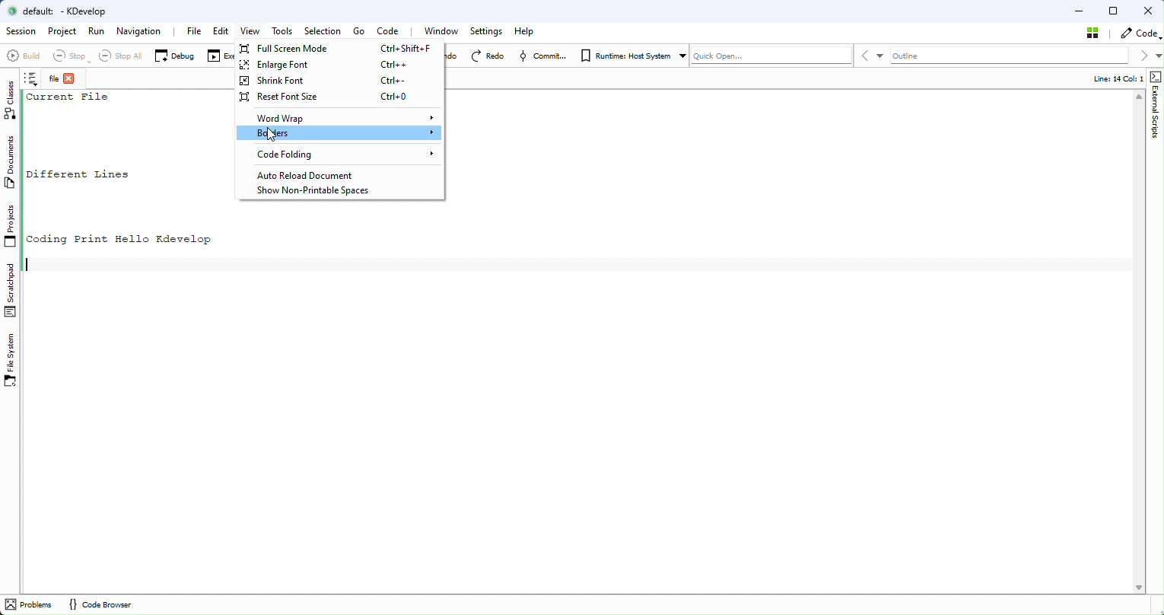  What do you see at coordinates (30, 605) in the screenshot?
I see `Problems` at bounding box center [30, 605].